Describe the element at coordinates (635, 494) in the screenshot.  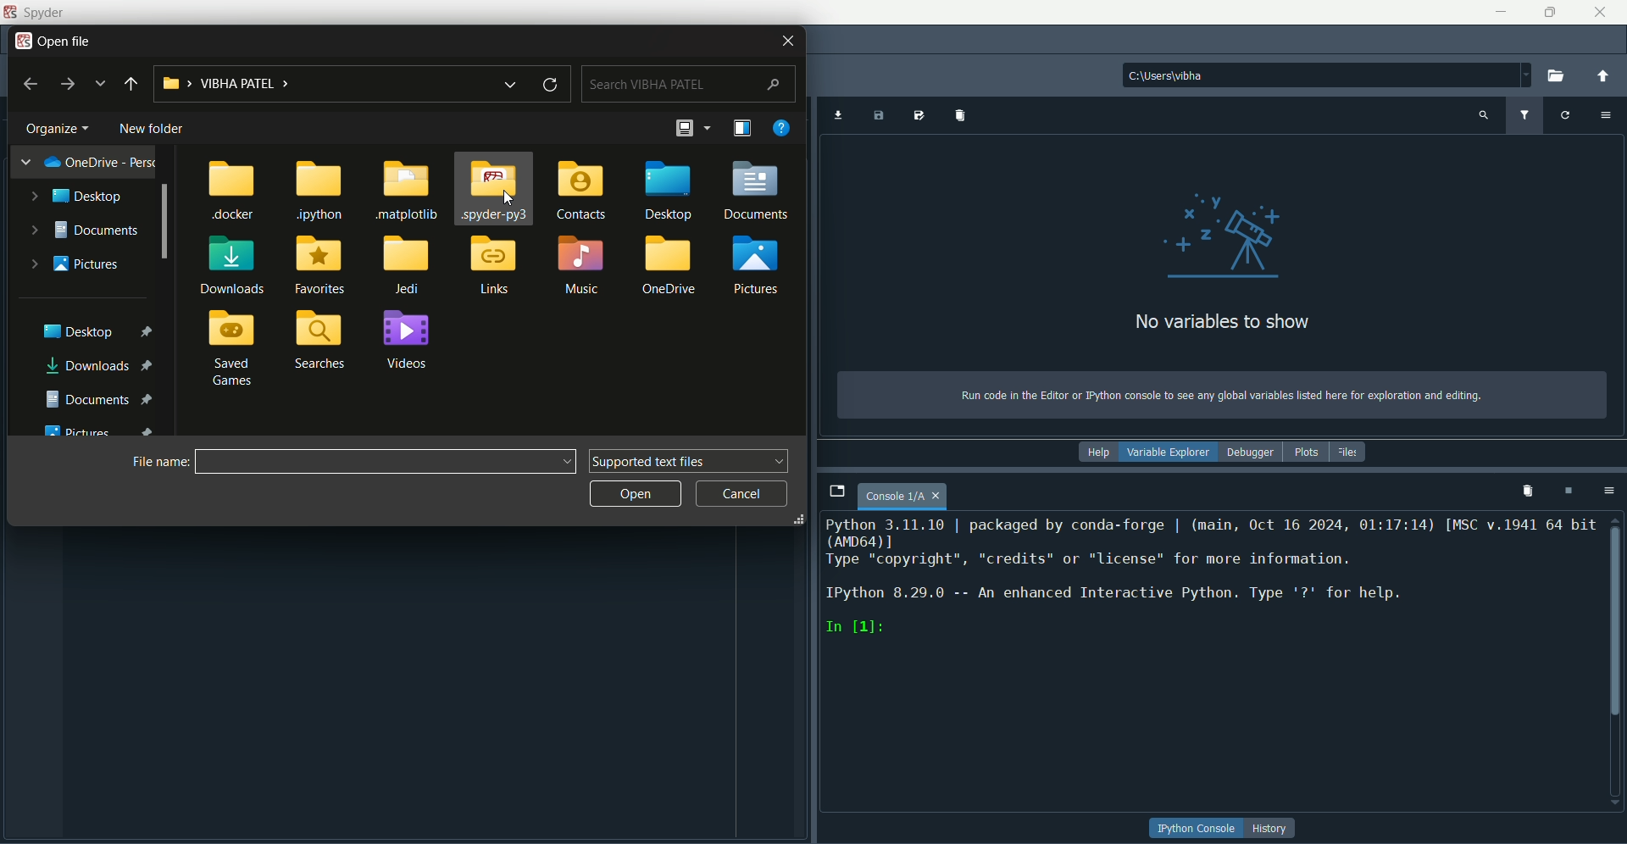
I see `open` at that location.